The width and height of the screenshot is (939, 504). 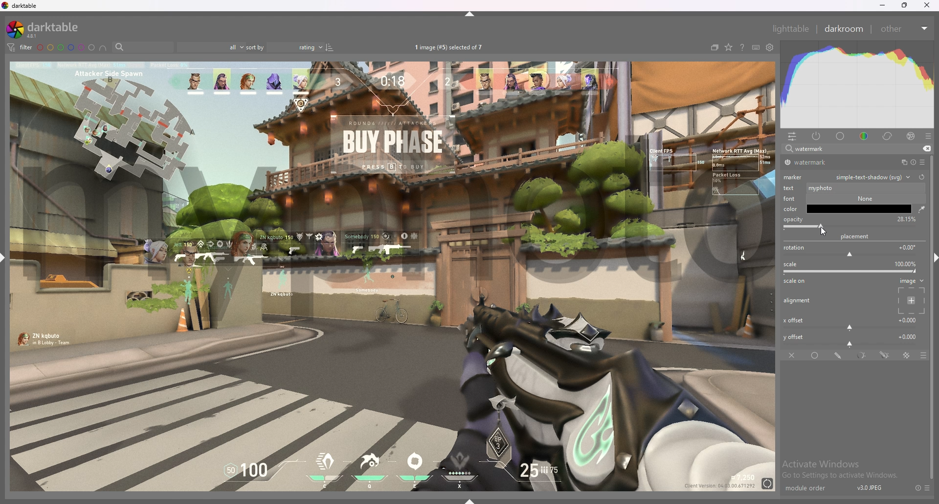 What do you see at coordinates (471, 14) in the screenshot?
I see `hide` at bounding box center [471, 14].